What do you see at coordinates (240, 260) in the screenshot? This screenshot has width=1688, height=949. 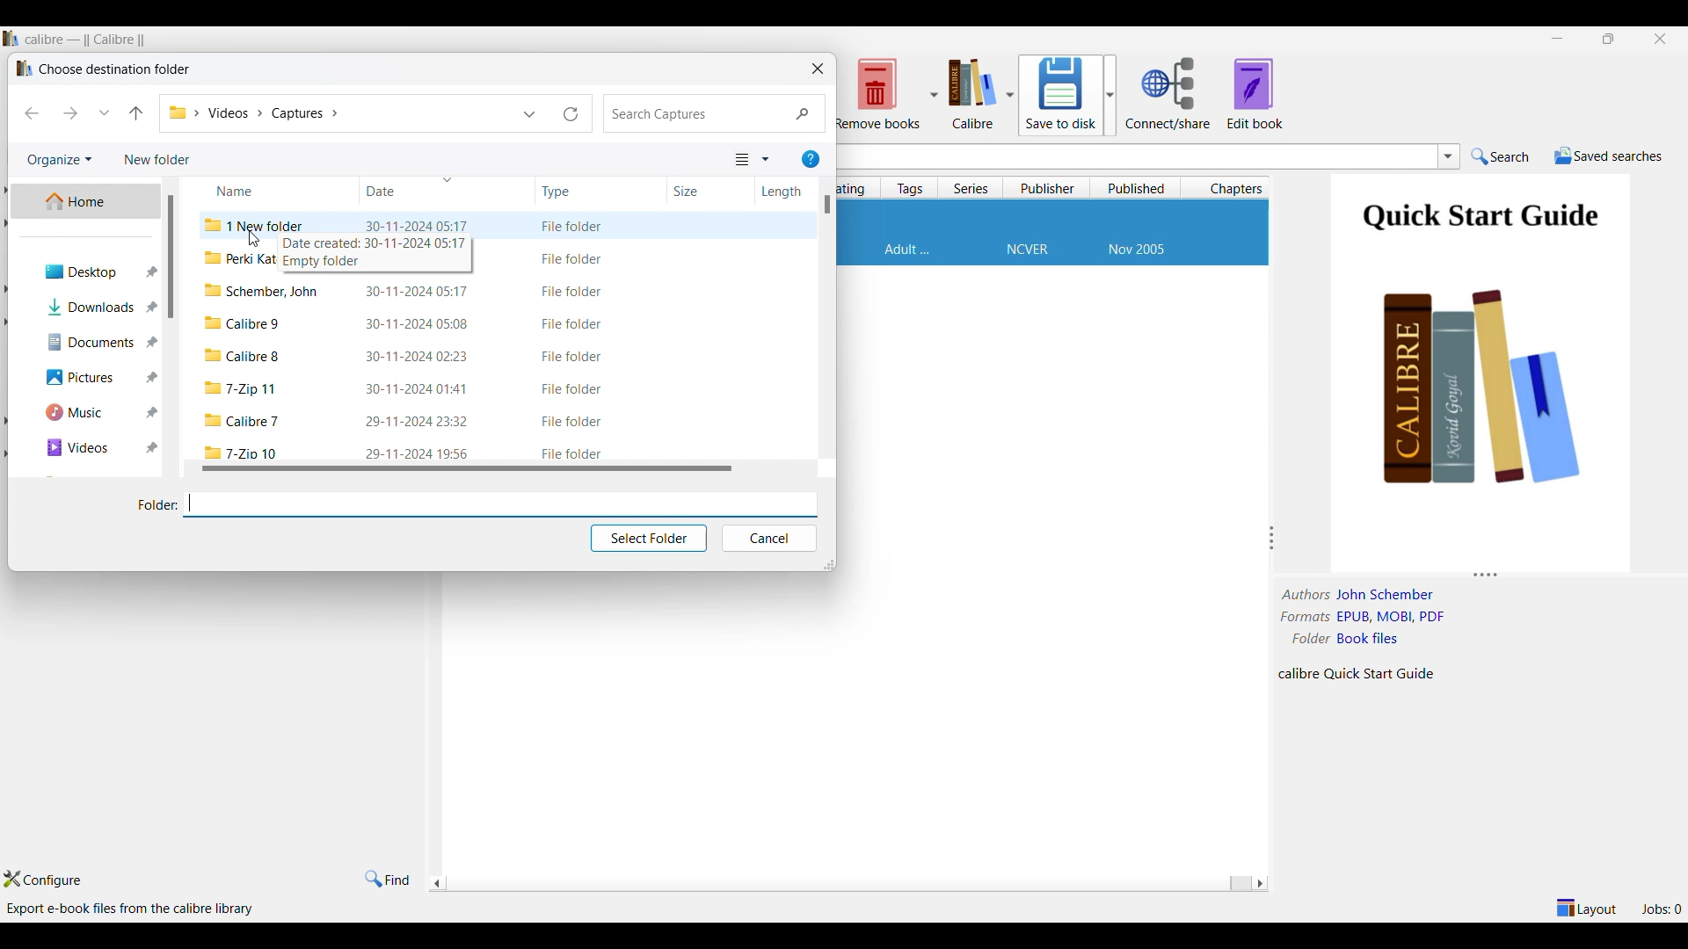 I see `folder` at bounding box center [240, 260].